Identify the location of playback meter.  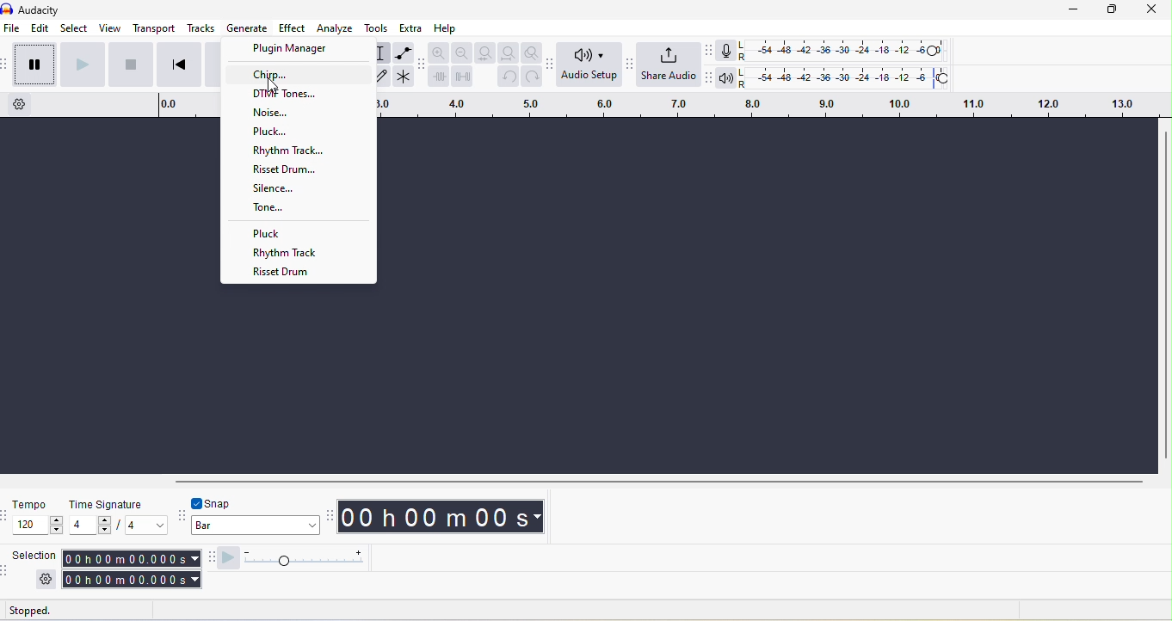
(729, 78).